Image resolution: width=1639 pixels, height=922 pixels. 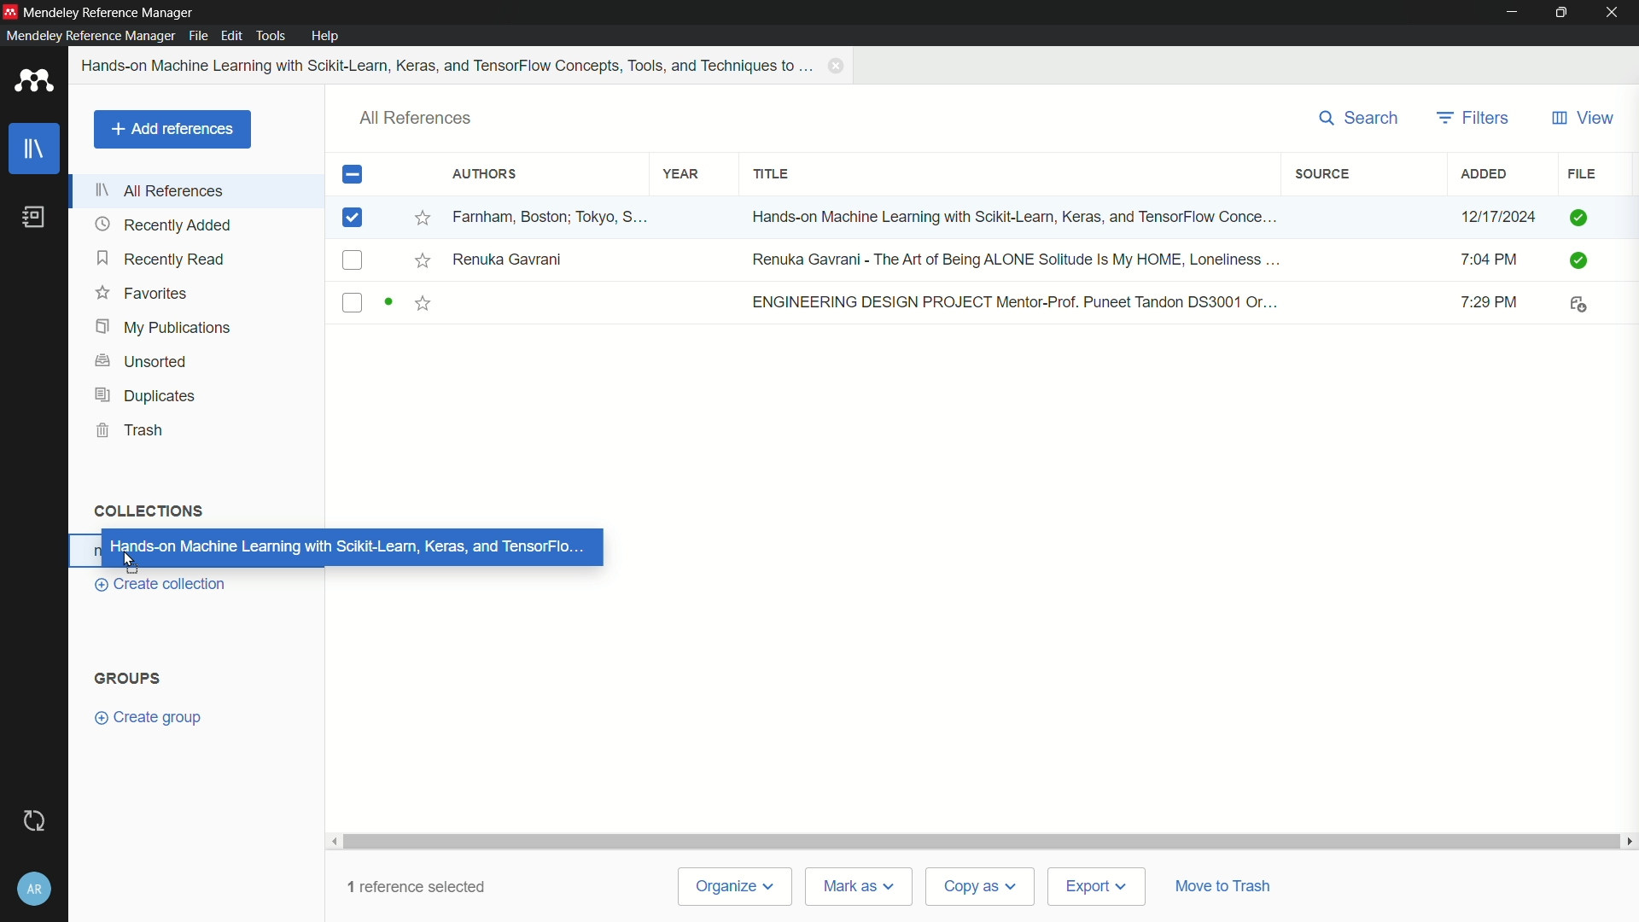 What do you see at coordinates (90, 35) in the screenshot?
I see `mendeley reference manager` at bounding box center [90, 35].